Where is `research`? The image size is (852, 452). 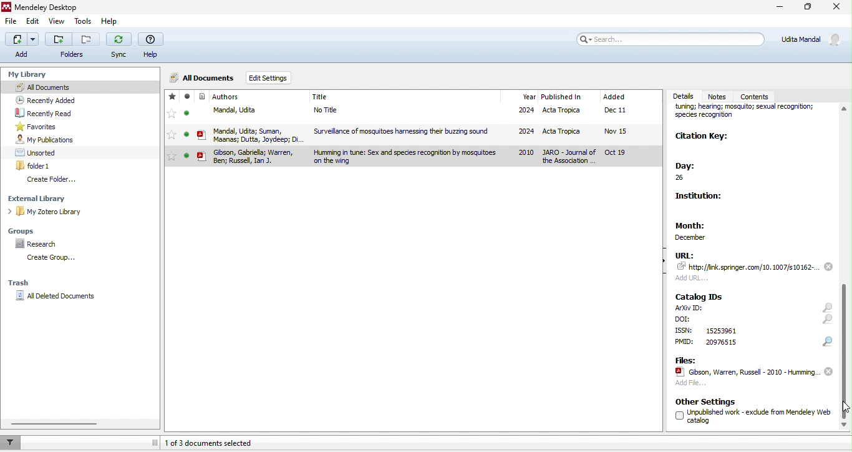 research is located at coordinates (39, 244).